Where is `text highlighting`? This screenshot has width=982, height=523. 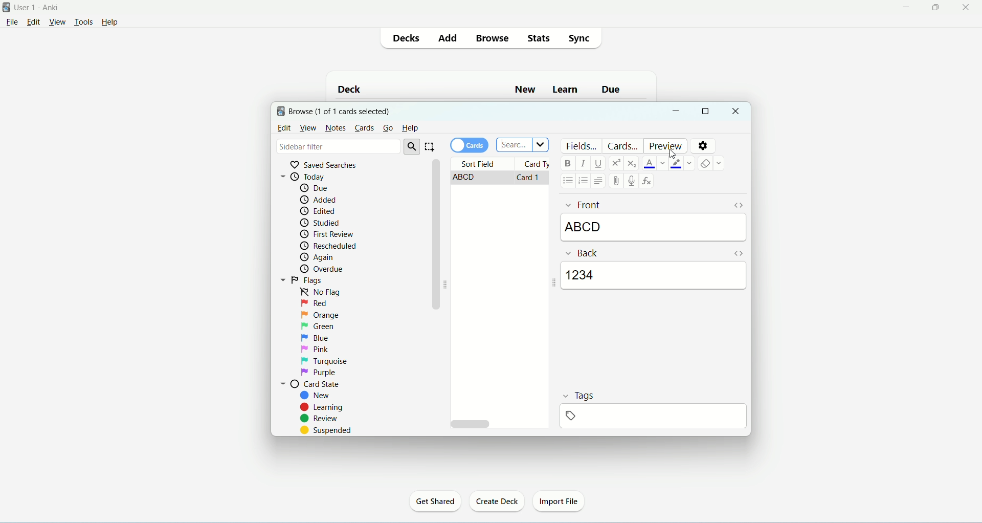 text highlighting is located at coordinates (681, 164).